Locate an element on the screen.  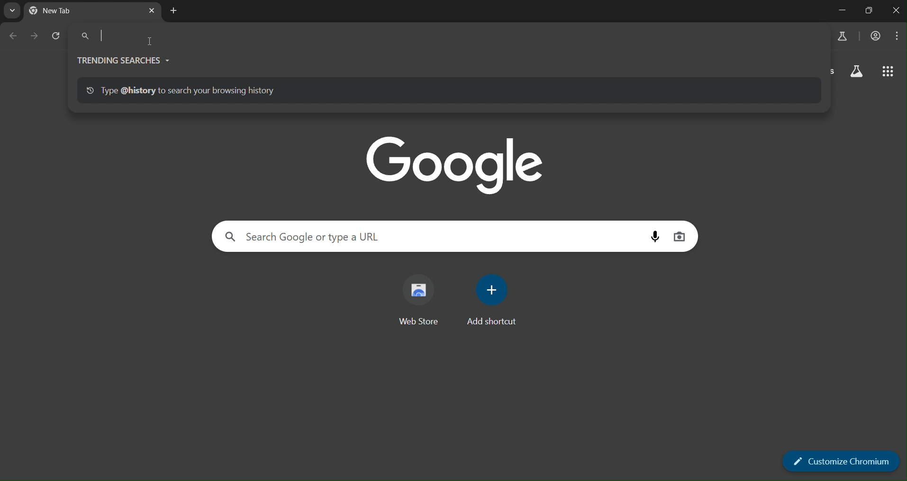
search tab is located at coordinates (12, 11).